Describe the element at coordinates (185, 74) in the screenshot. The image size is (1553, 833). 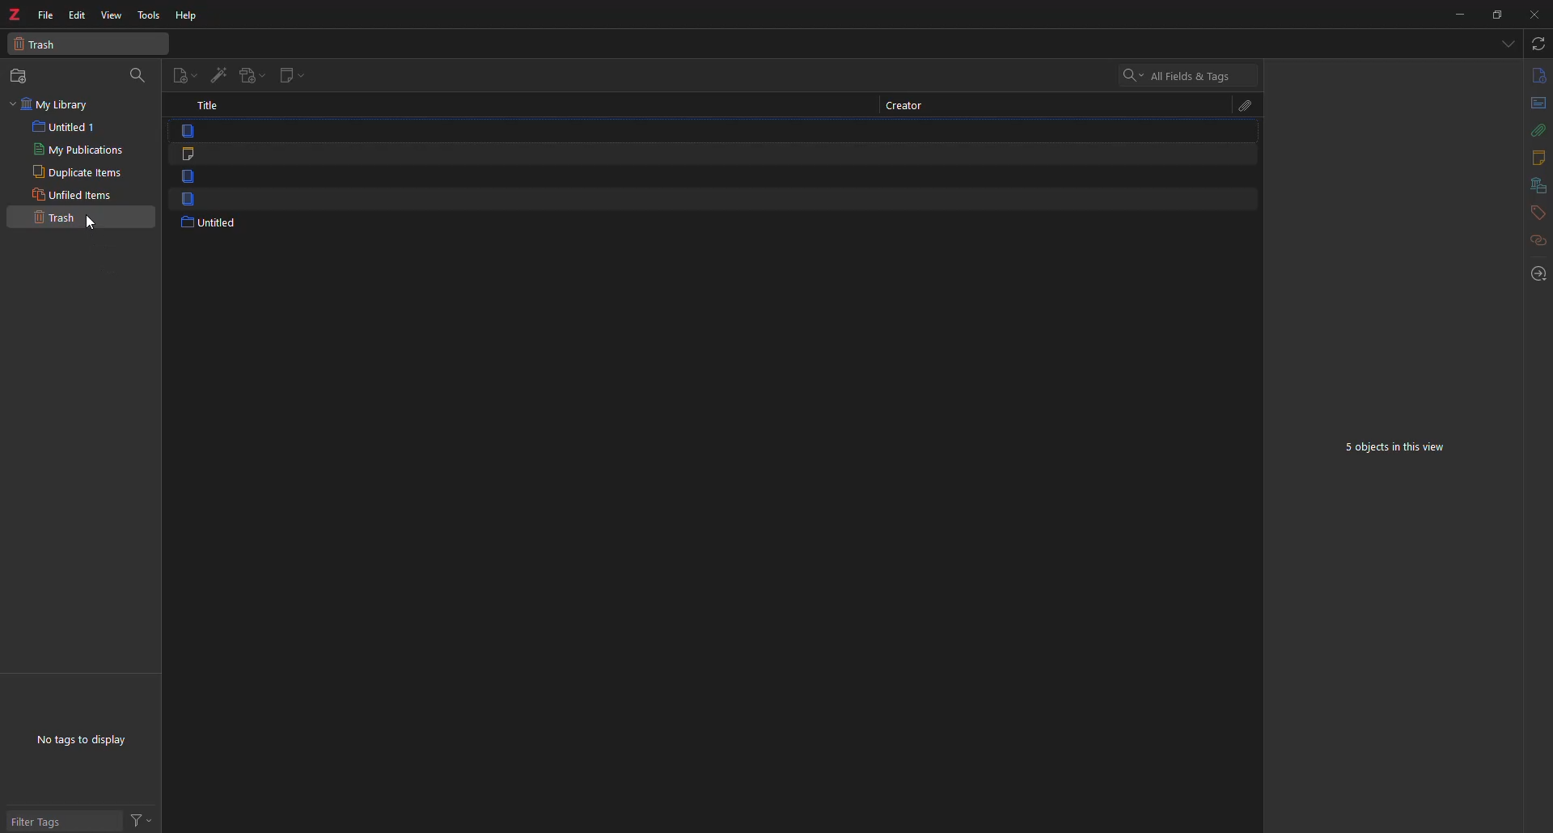
I see `new item` at that location.